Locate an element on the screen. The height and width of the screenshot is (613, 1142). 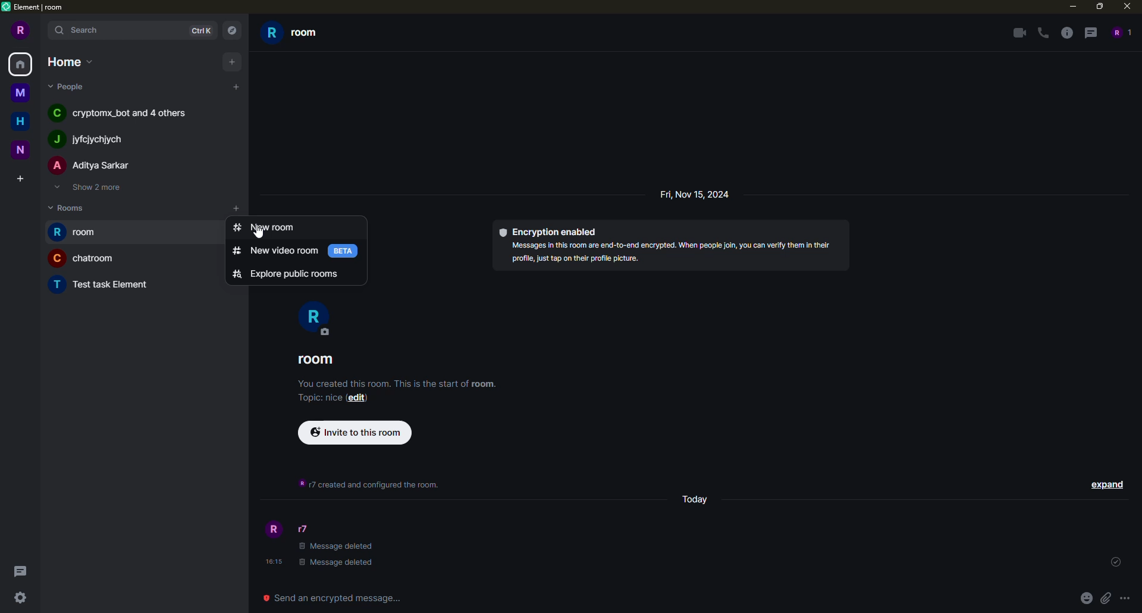
create space is located at coordinates (19, 178).